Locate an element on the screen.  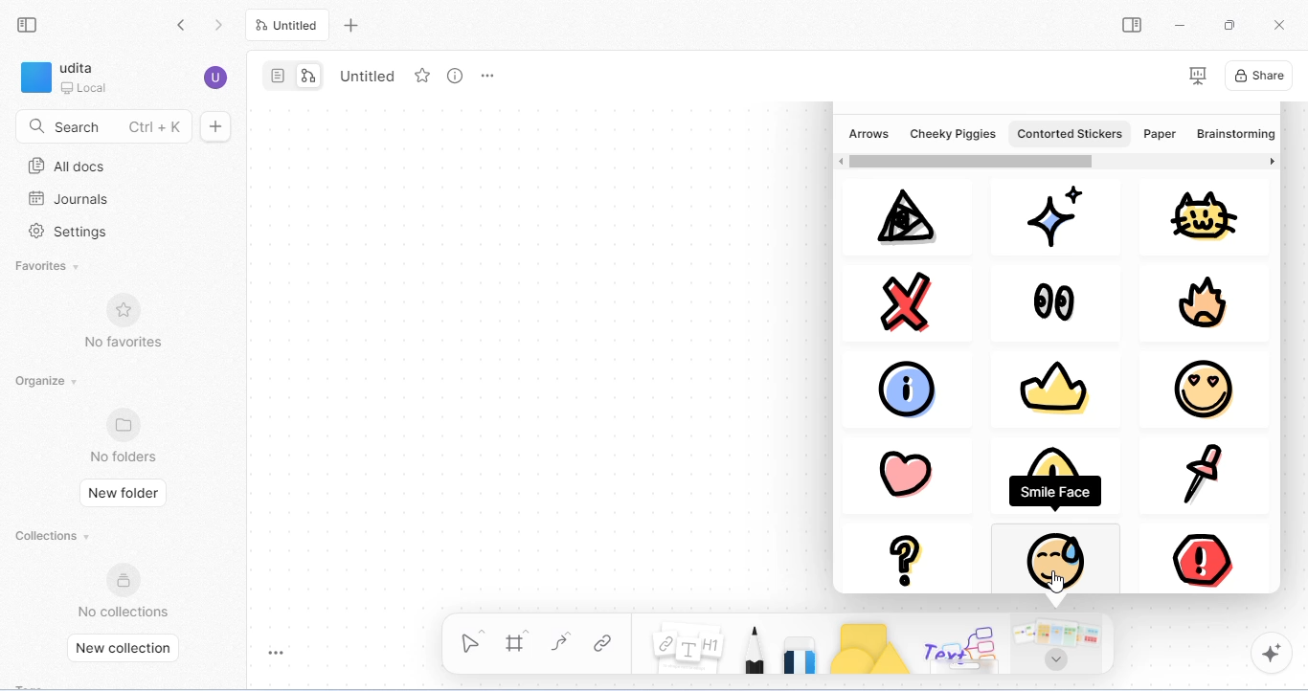
paper is located at coordinates (1160, 133).